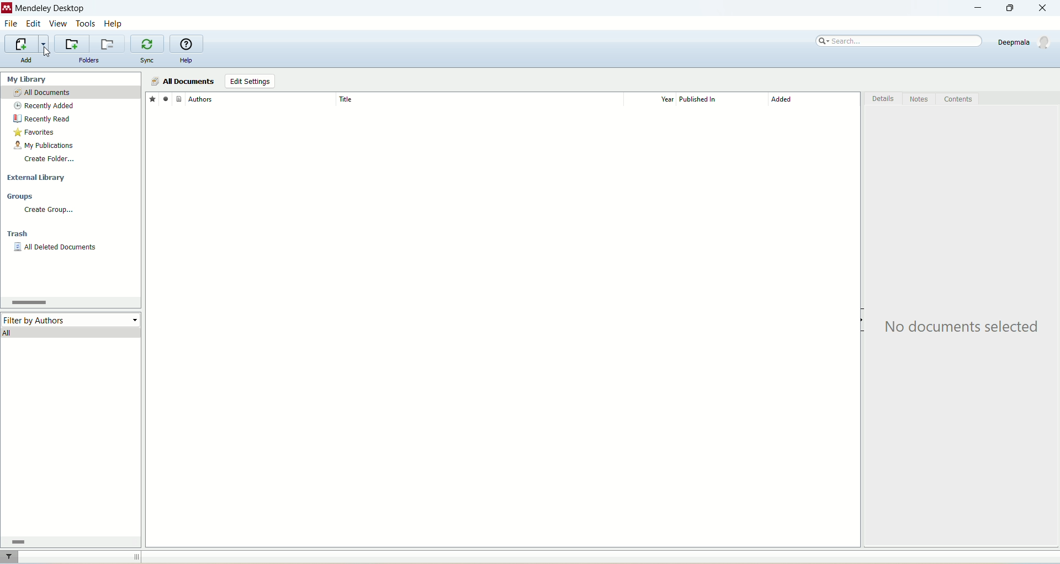  I want to click on all deleted, so click(56, 248).